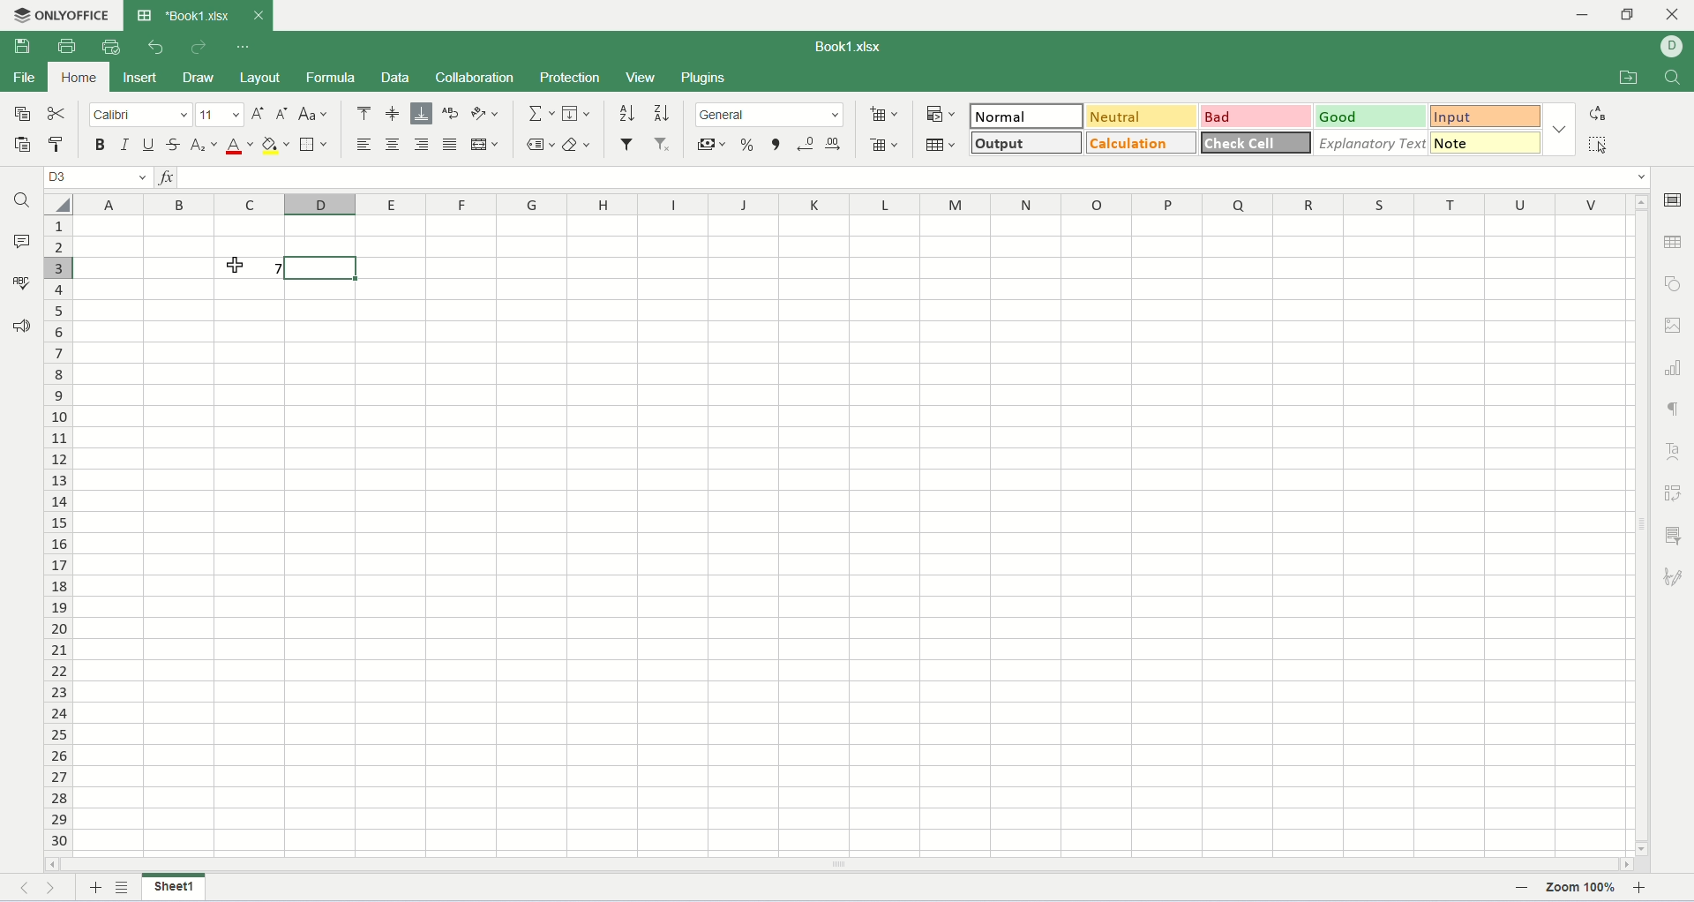 This screenshot has height=902, width=1694. What do you see at coordinates (113, 47) in the screenshot?
I see `quick print` at bounding box center [113, 47].